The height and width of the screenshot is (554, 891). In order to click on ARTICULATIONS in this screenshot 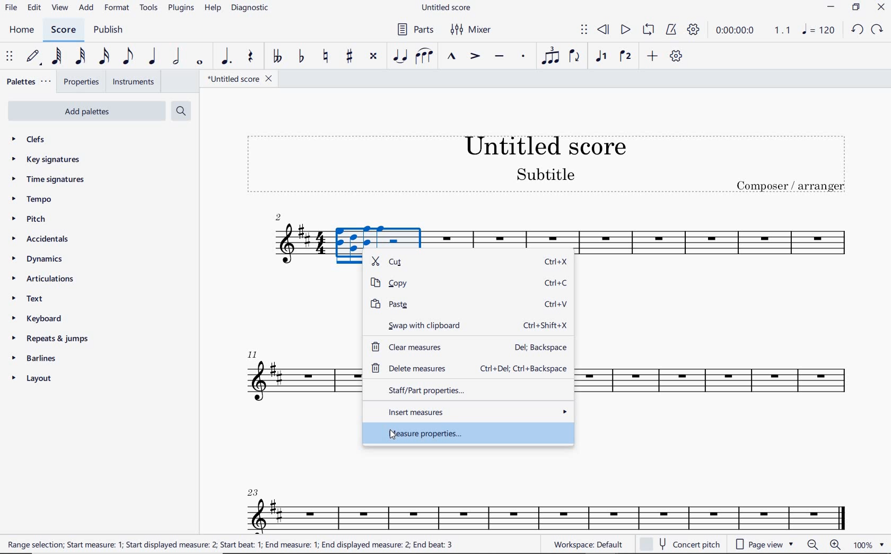, I will do `click(43, 280)`.